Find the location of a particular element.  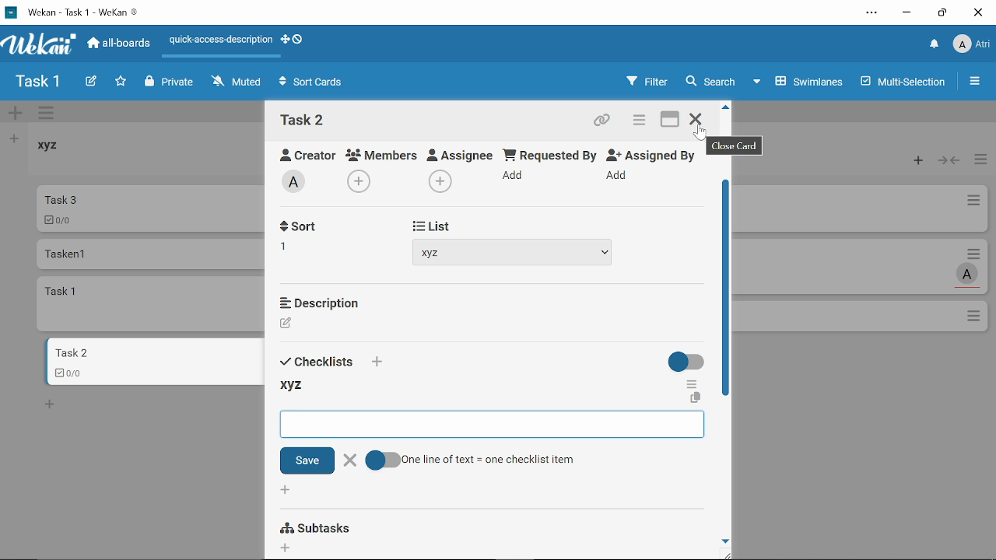

Settings and other options is located at coordinates (873, 14).